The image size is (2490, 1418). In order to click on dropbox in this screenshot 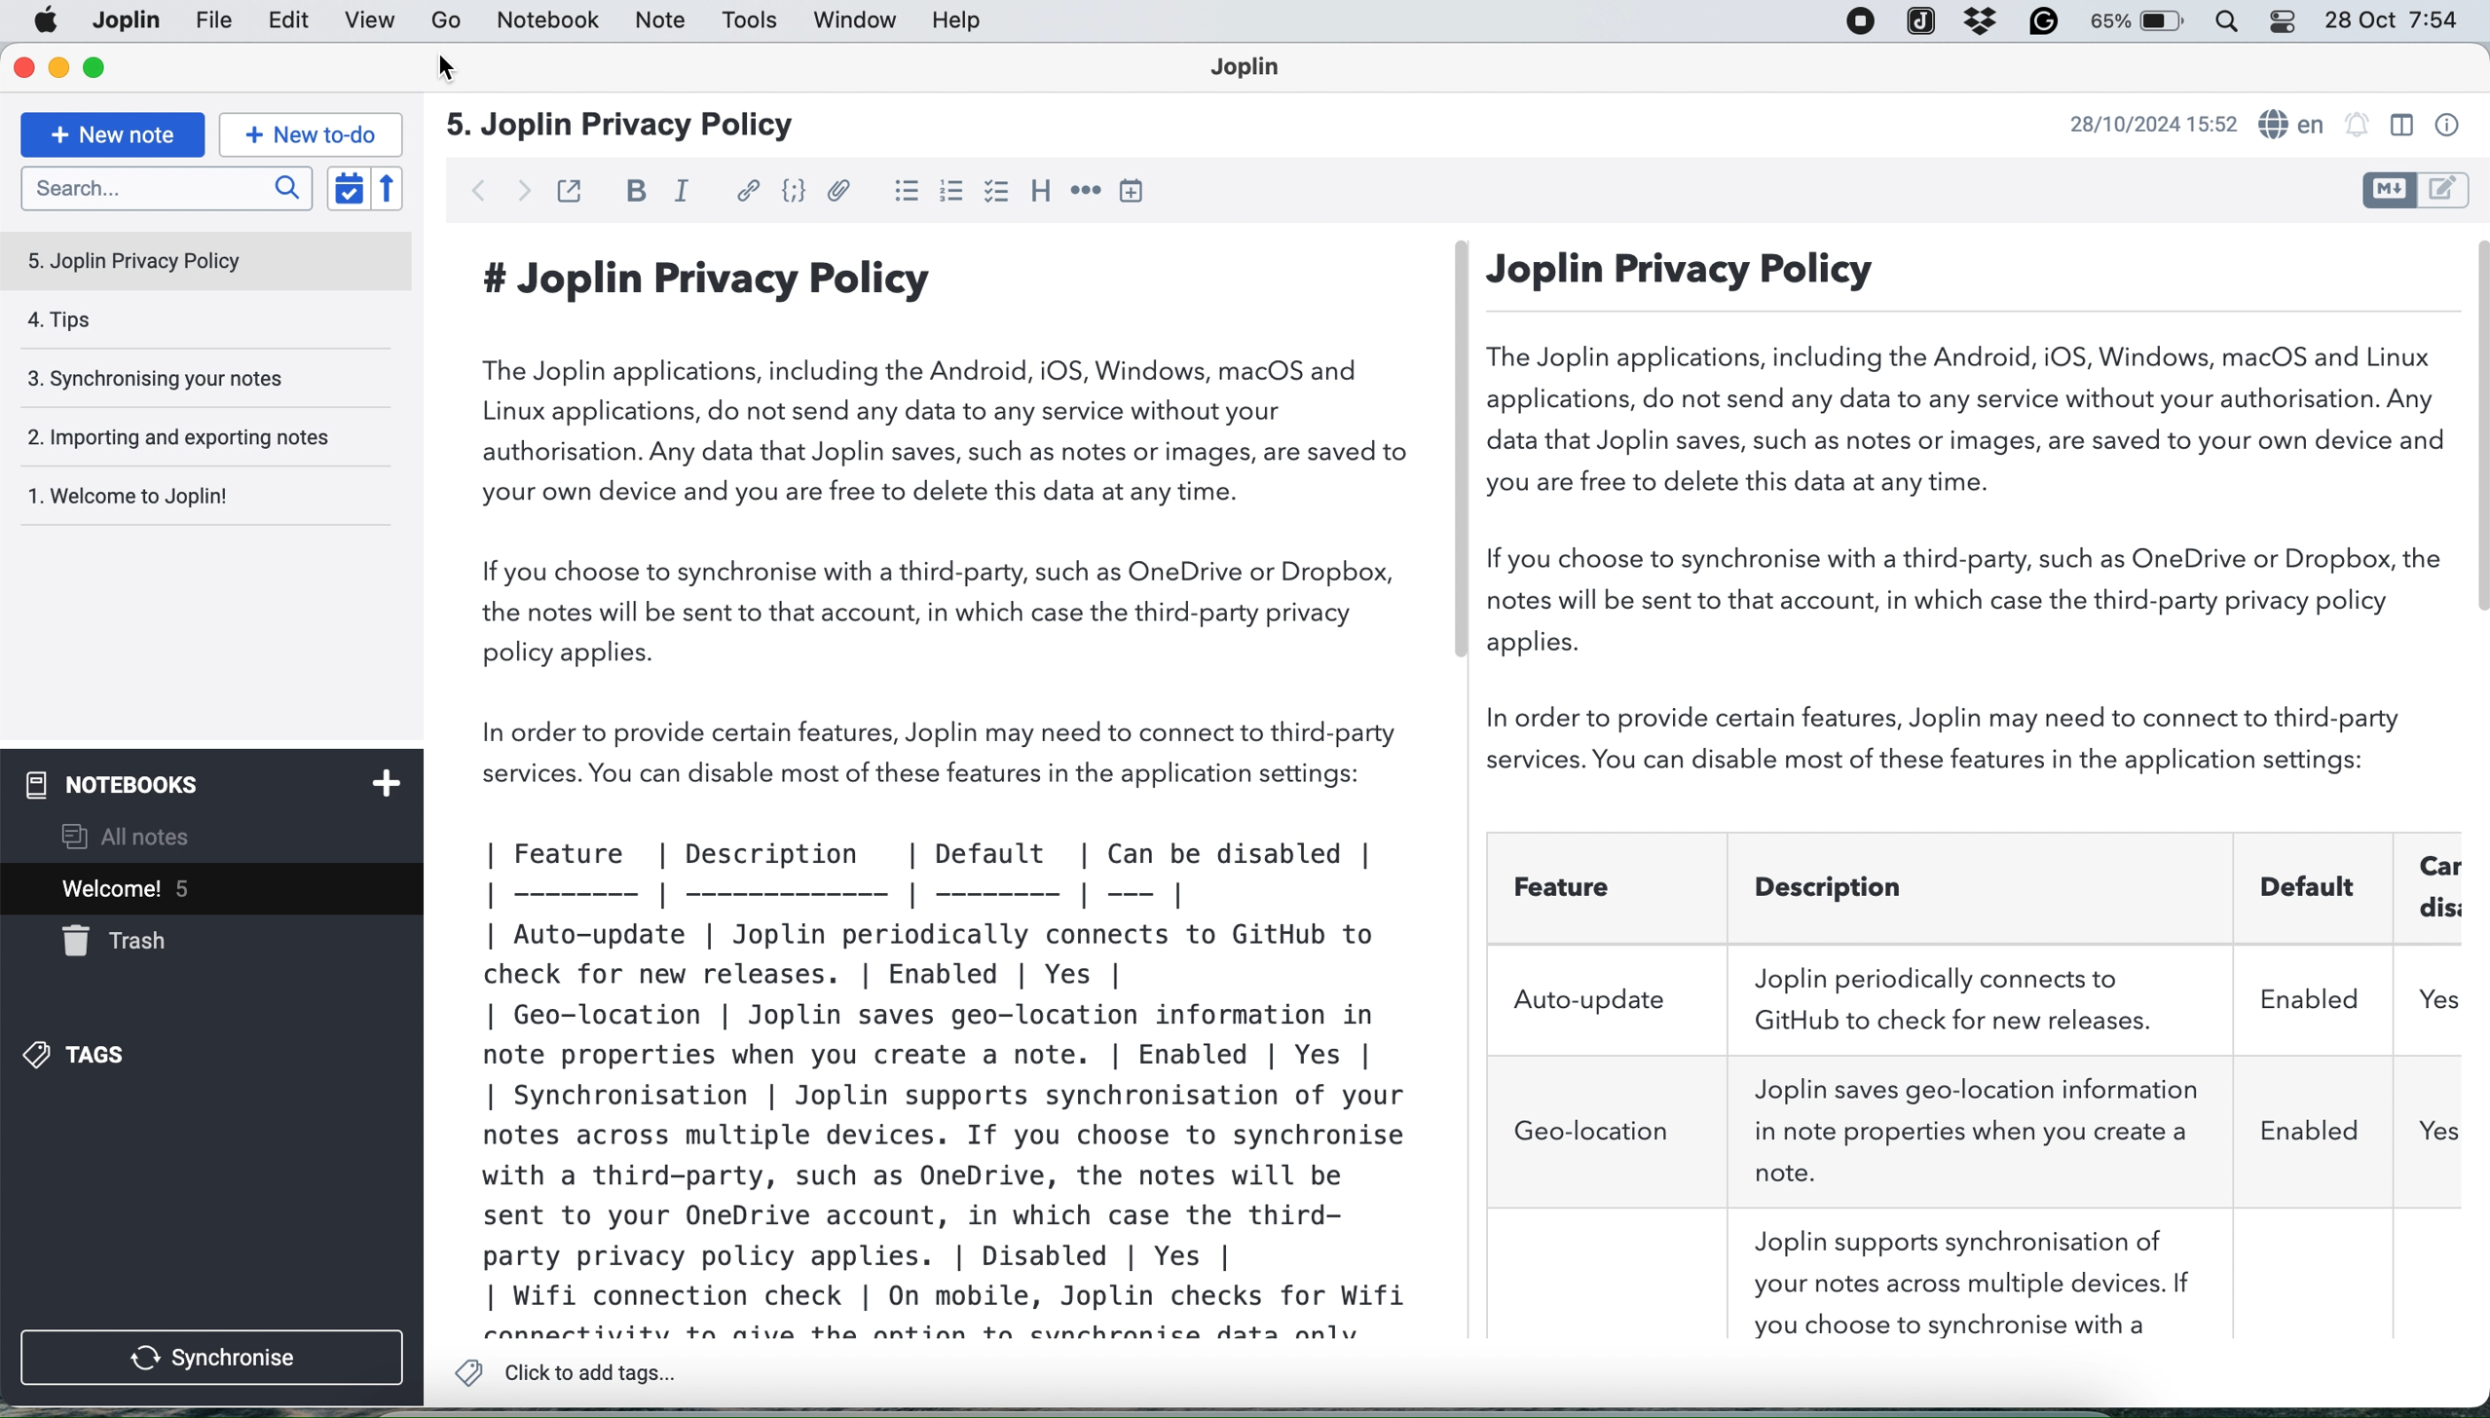, I will do `click(1976, 21)`.